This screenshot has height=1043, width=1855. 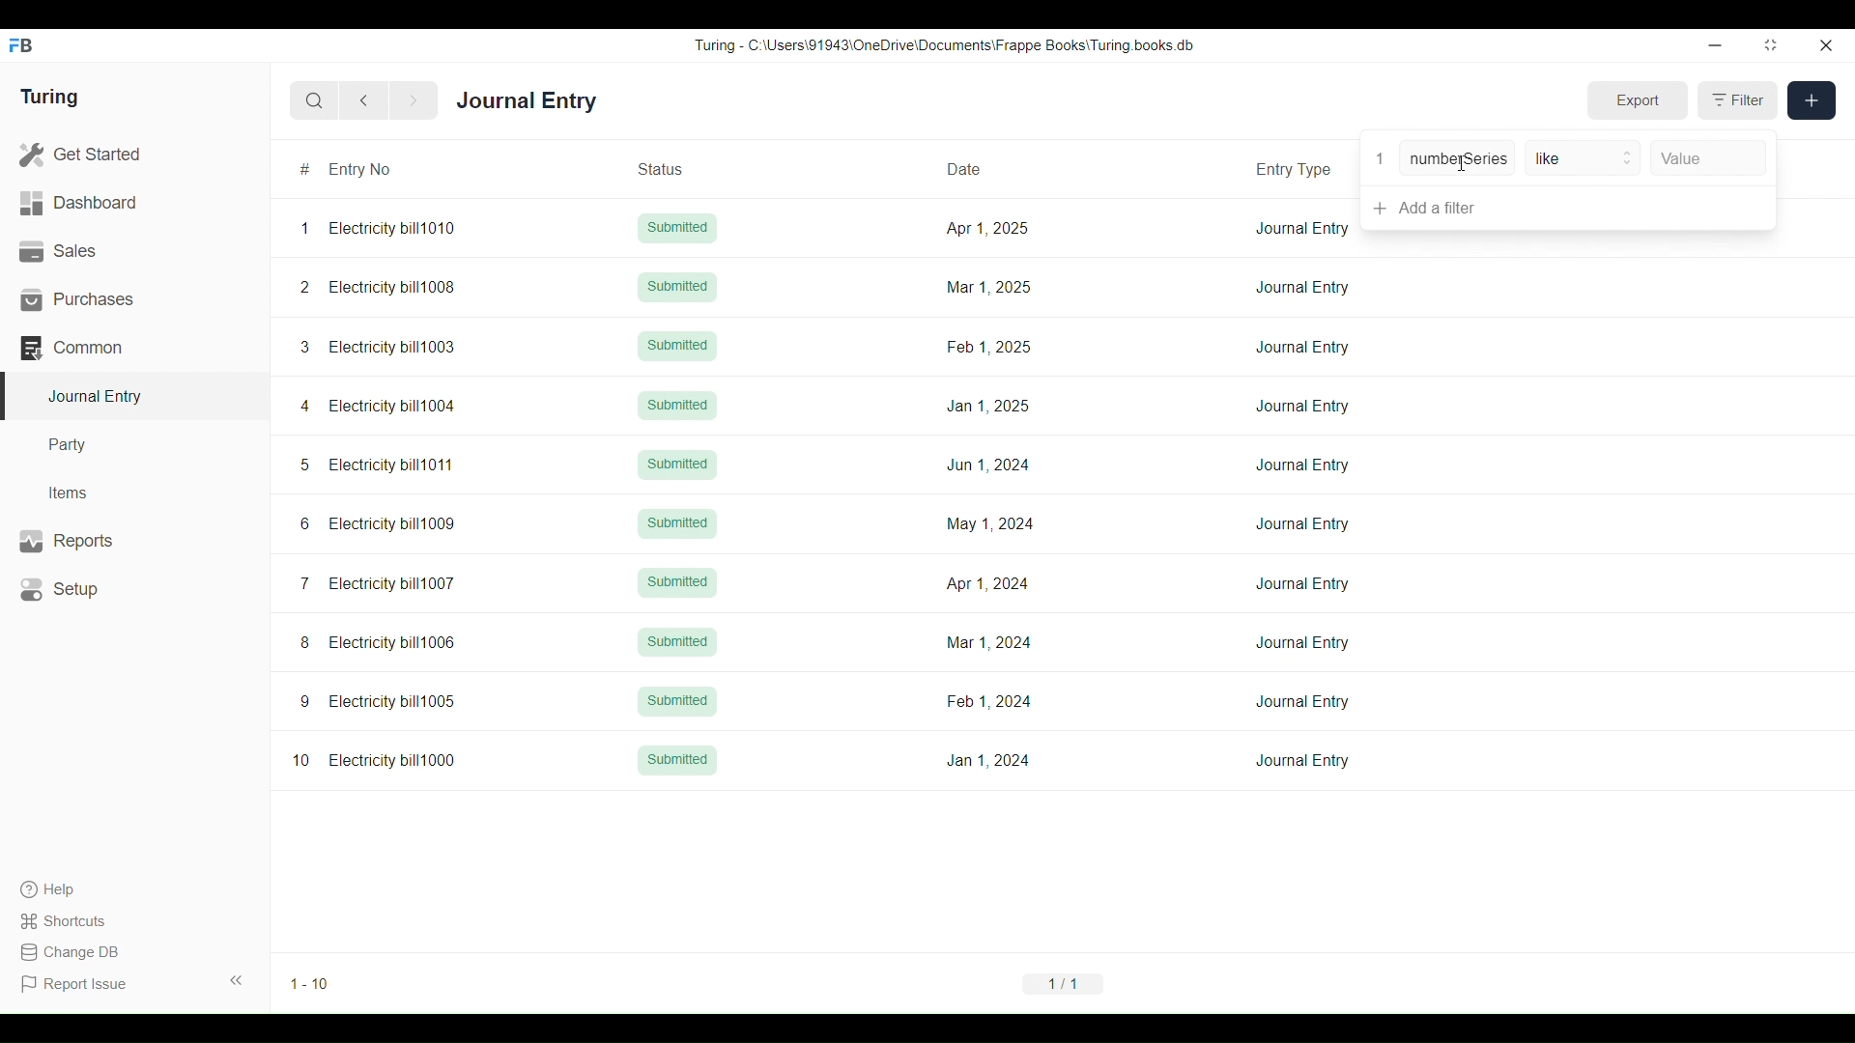 I want to click on 1/1, so click(x=1063, y=983).